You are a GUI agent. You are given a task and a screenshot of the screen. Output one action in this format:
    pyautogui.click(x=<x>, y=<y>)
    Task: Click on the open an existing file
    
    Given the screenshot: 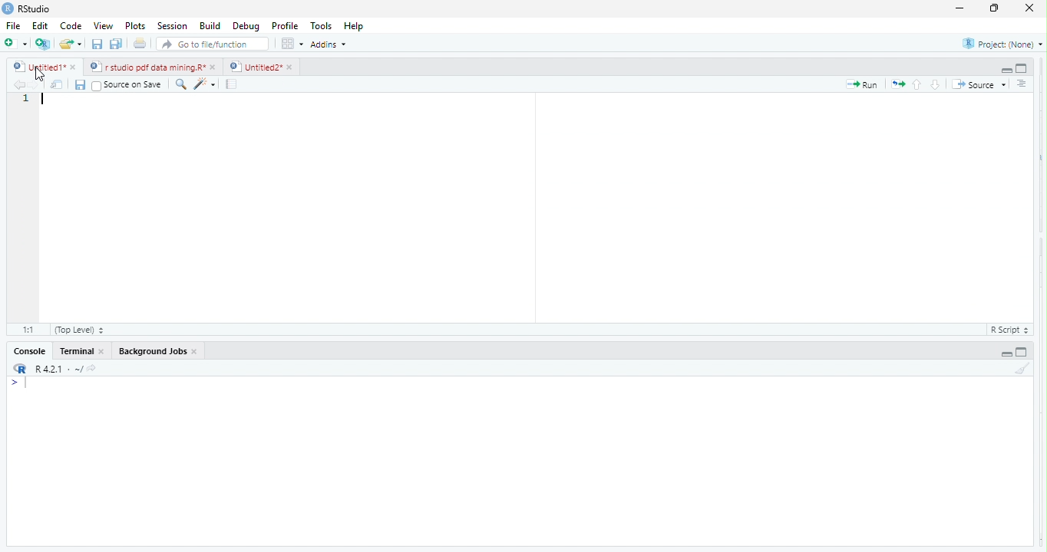 What is the action you would take?
    pyautogui.click(x=71, y=43)
    